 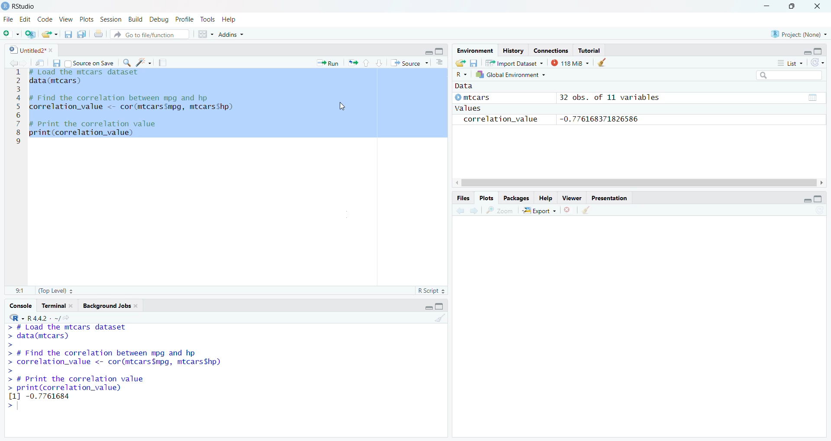 I want to click on Code Tools, so click(x=145, y=62).